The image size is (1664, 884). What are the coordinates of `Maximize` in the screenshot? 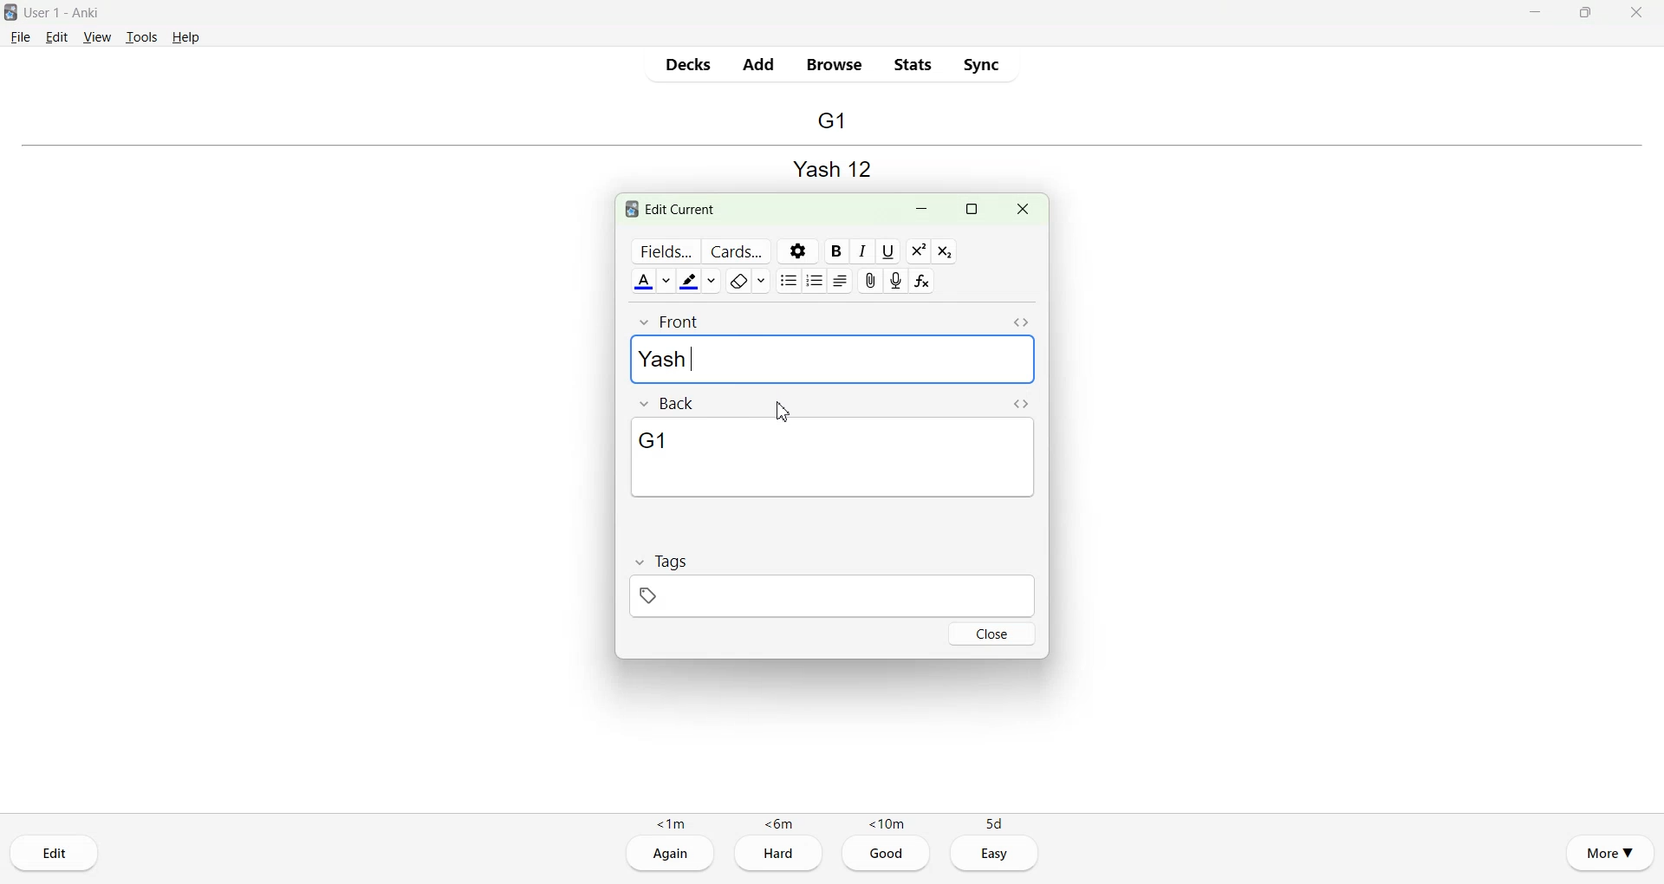 It's located at (1584, 12).